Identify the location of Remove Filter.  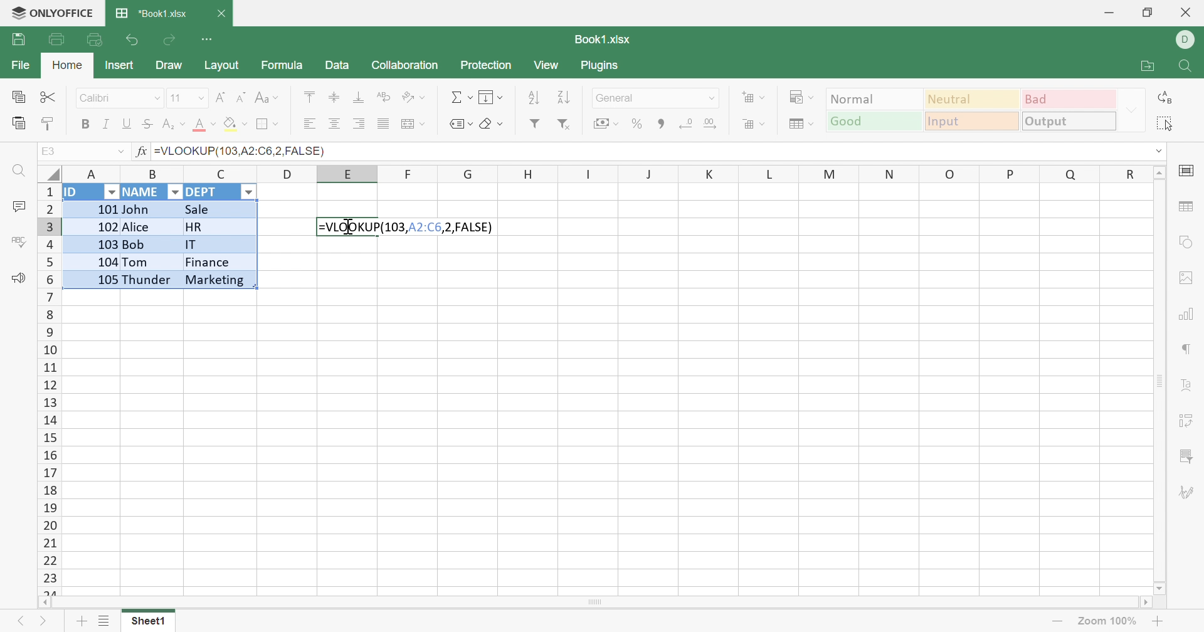
(563, 124).